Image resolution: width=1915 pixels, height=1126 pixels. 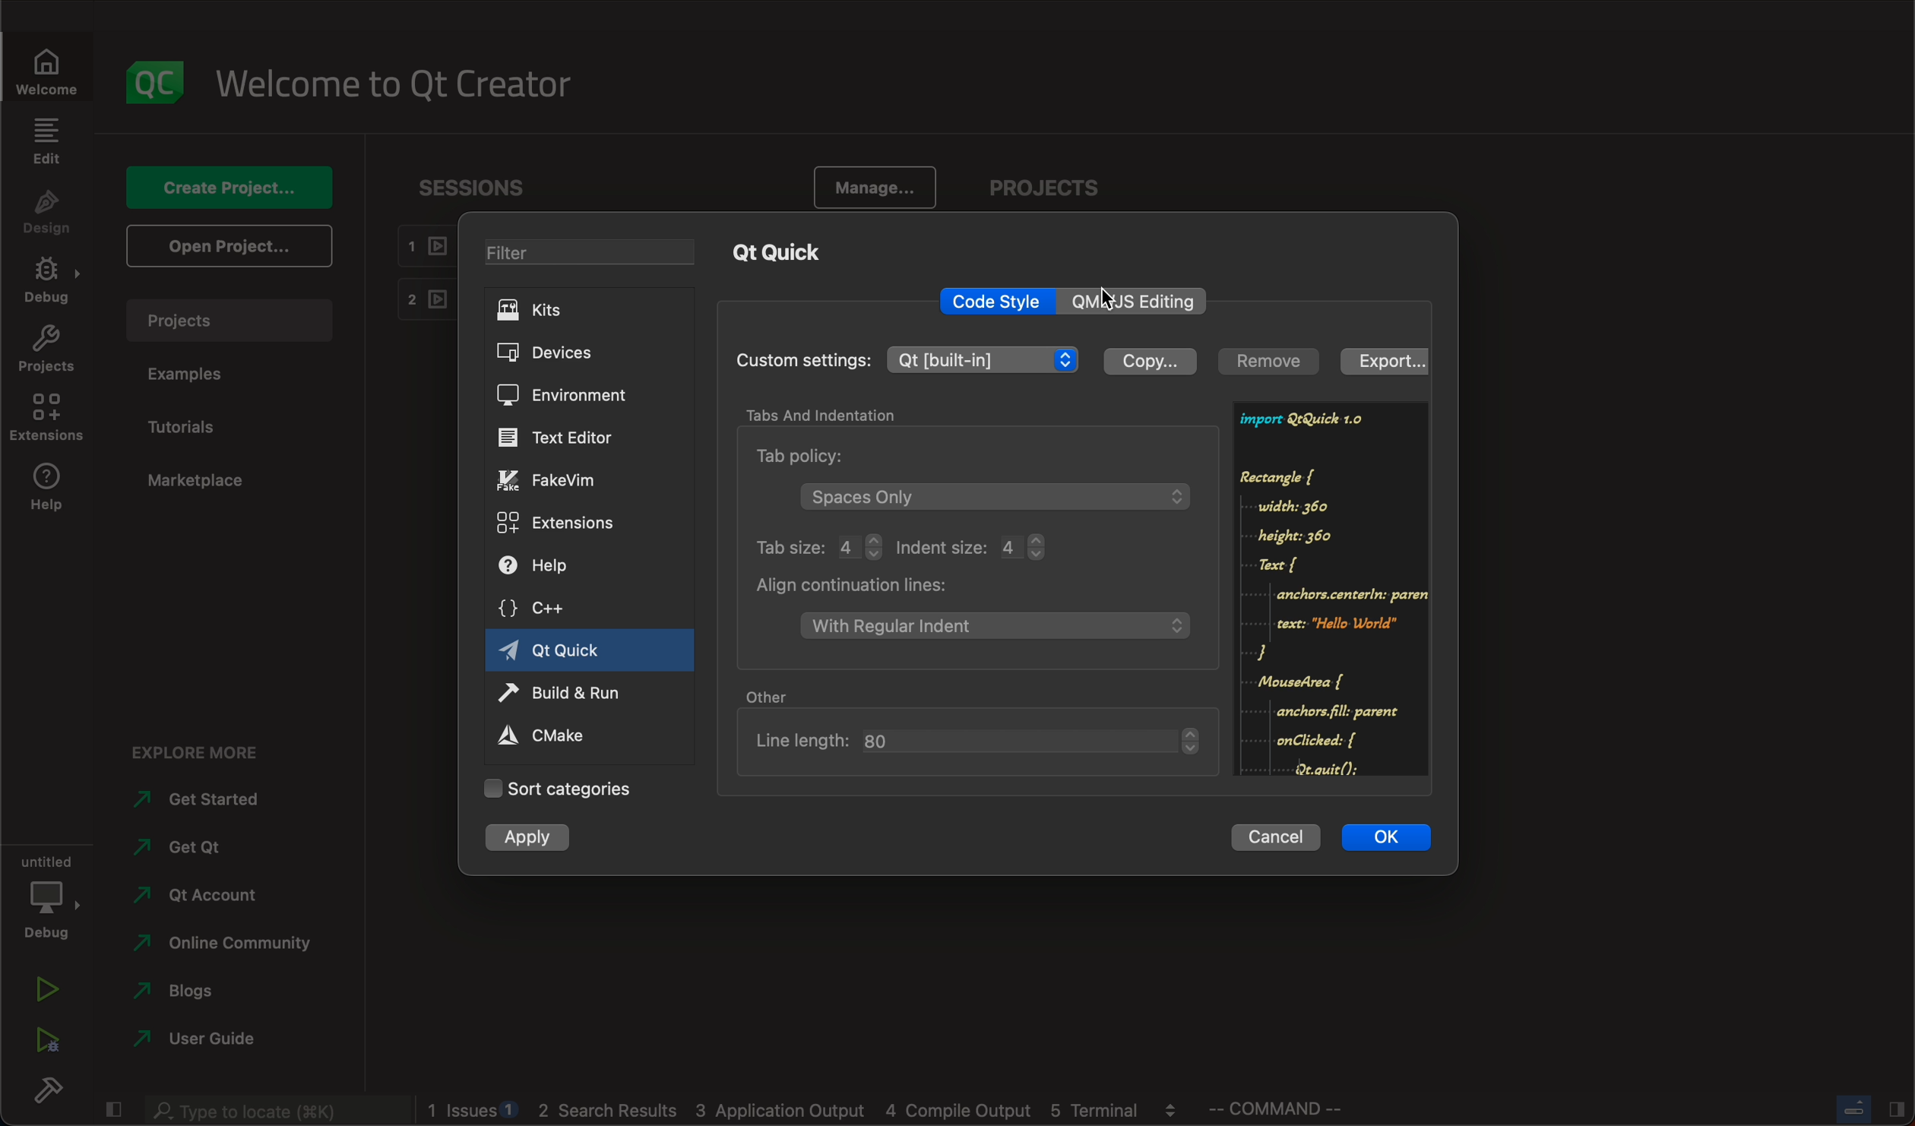 I want to click on close slide bar, so click(x=113, y=1108).